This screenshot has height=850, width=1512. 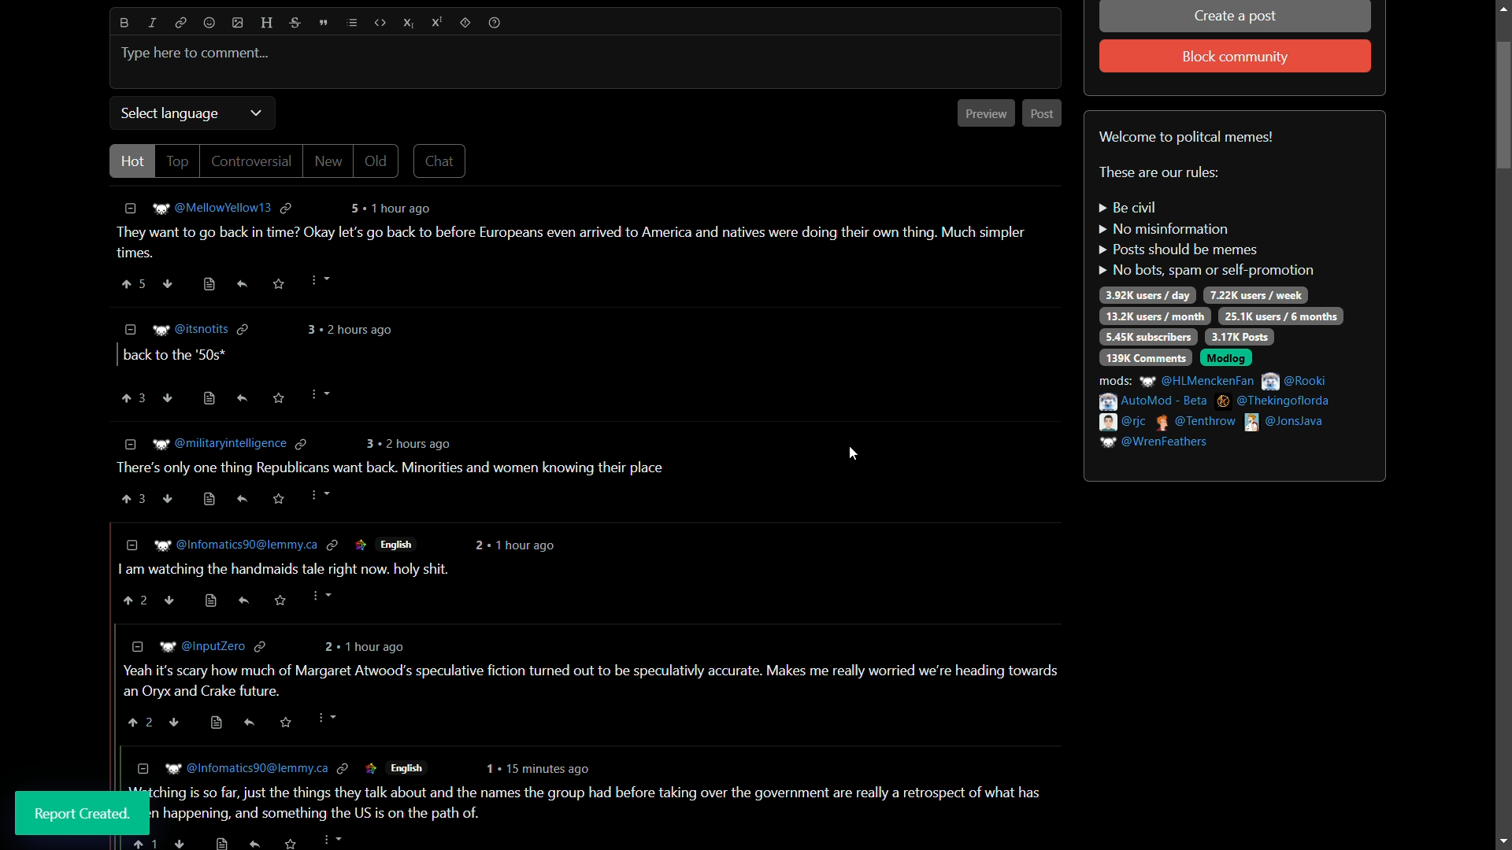 I want to click on preview, so click(x=987, y=113).